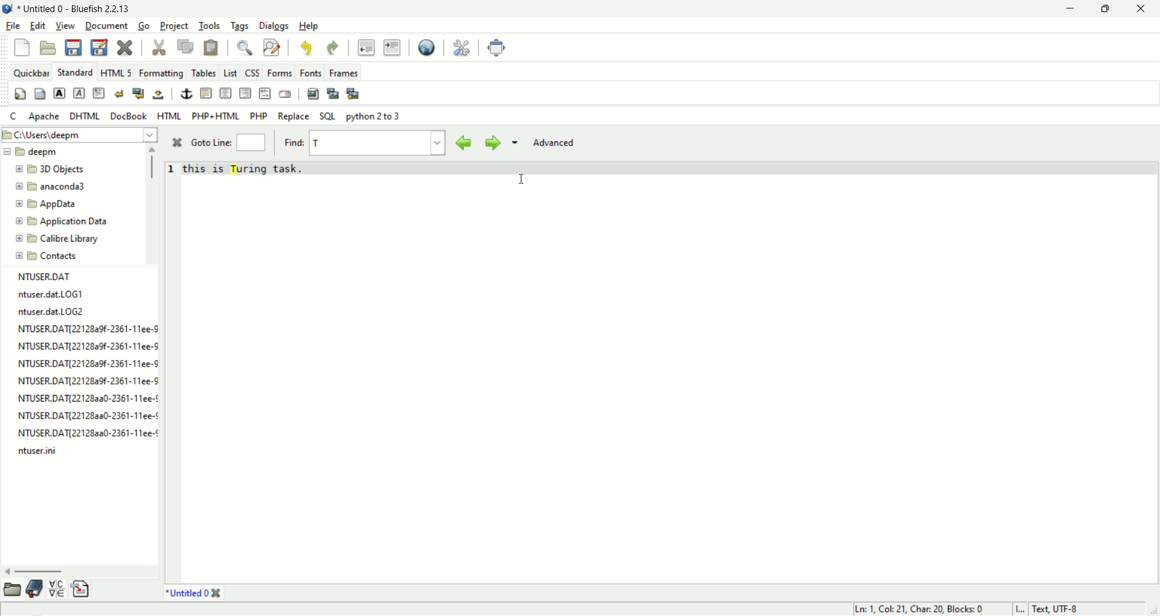 This screenshot has height=616, width=1160. Describe the element at coordinates (14, 117) in the screenshot. I see `c ` at that location.